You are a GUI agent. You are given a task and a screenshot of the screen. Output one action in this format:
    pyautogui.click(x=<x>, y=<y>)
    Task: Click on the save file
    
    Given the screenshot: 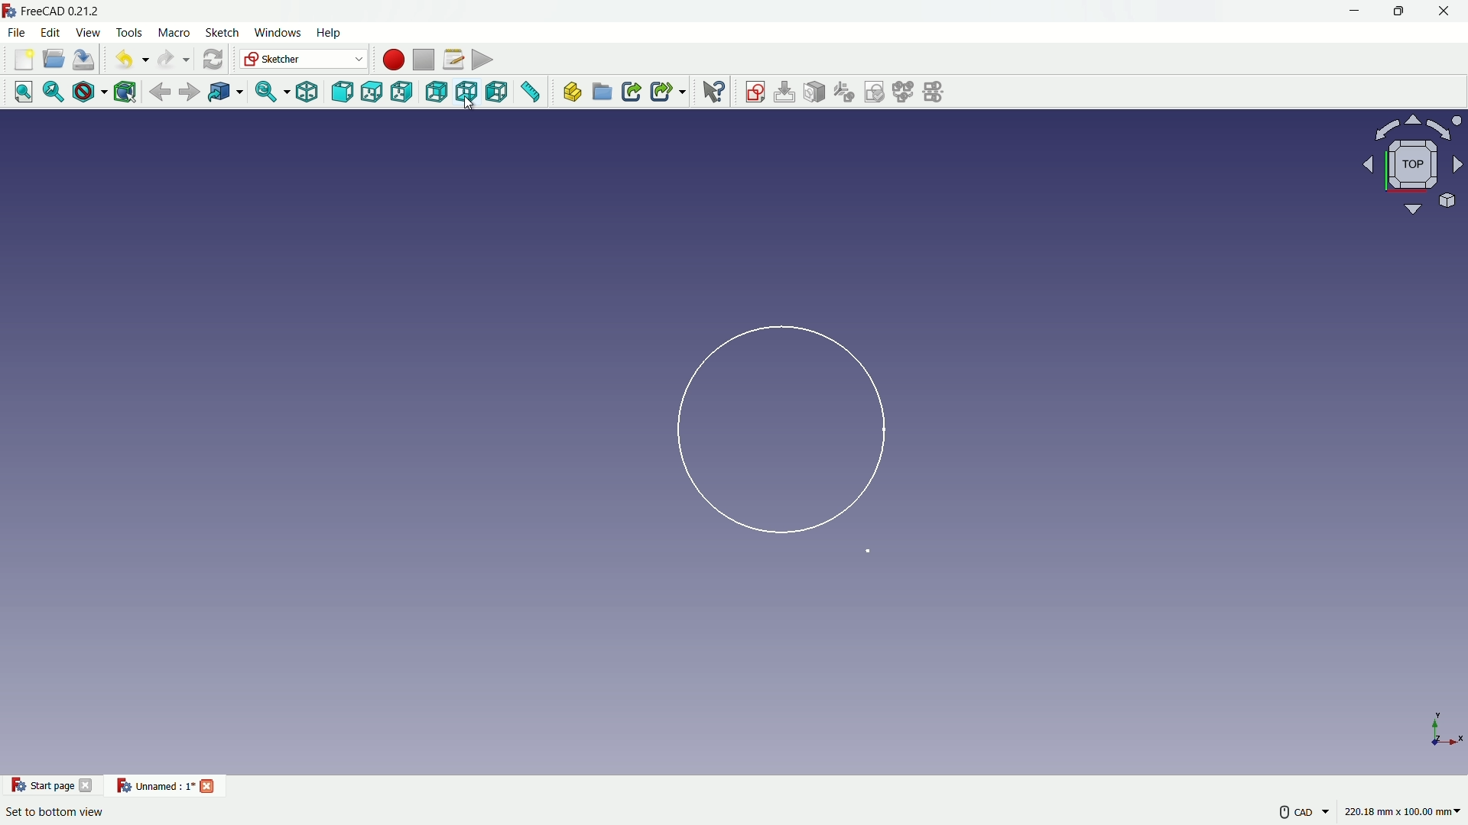 What is the action you would take?
    pyautogui.click(x=86, y=59)
    